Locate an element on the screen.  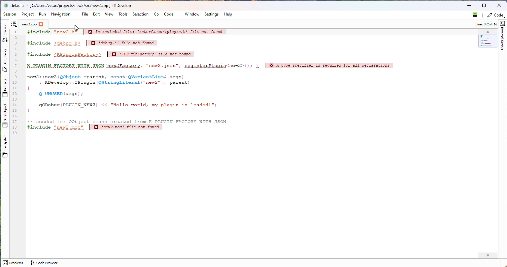
Code is located at coordinates (496, 16).